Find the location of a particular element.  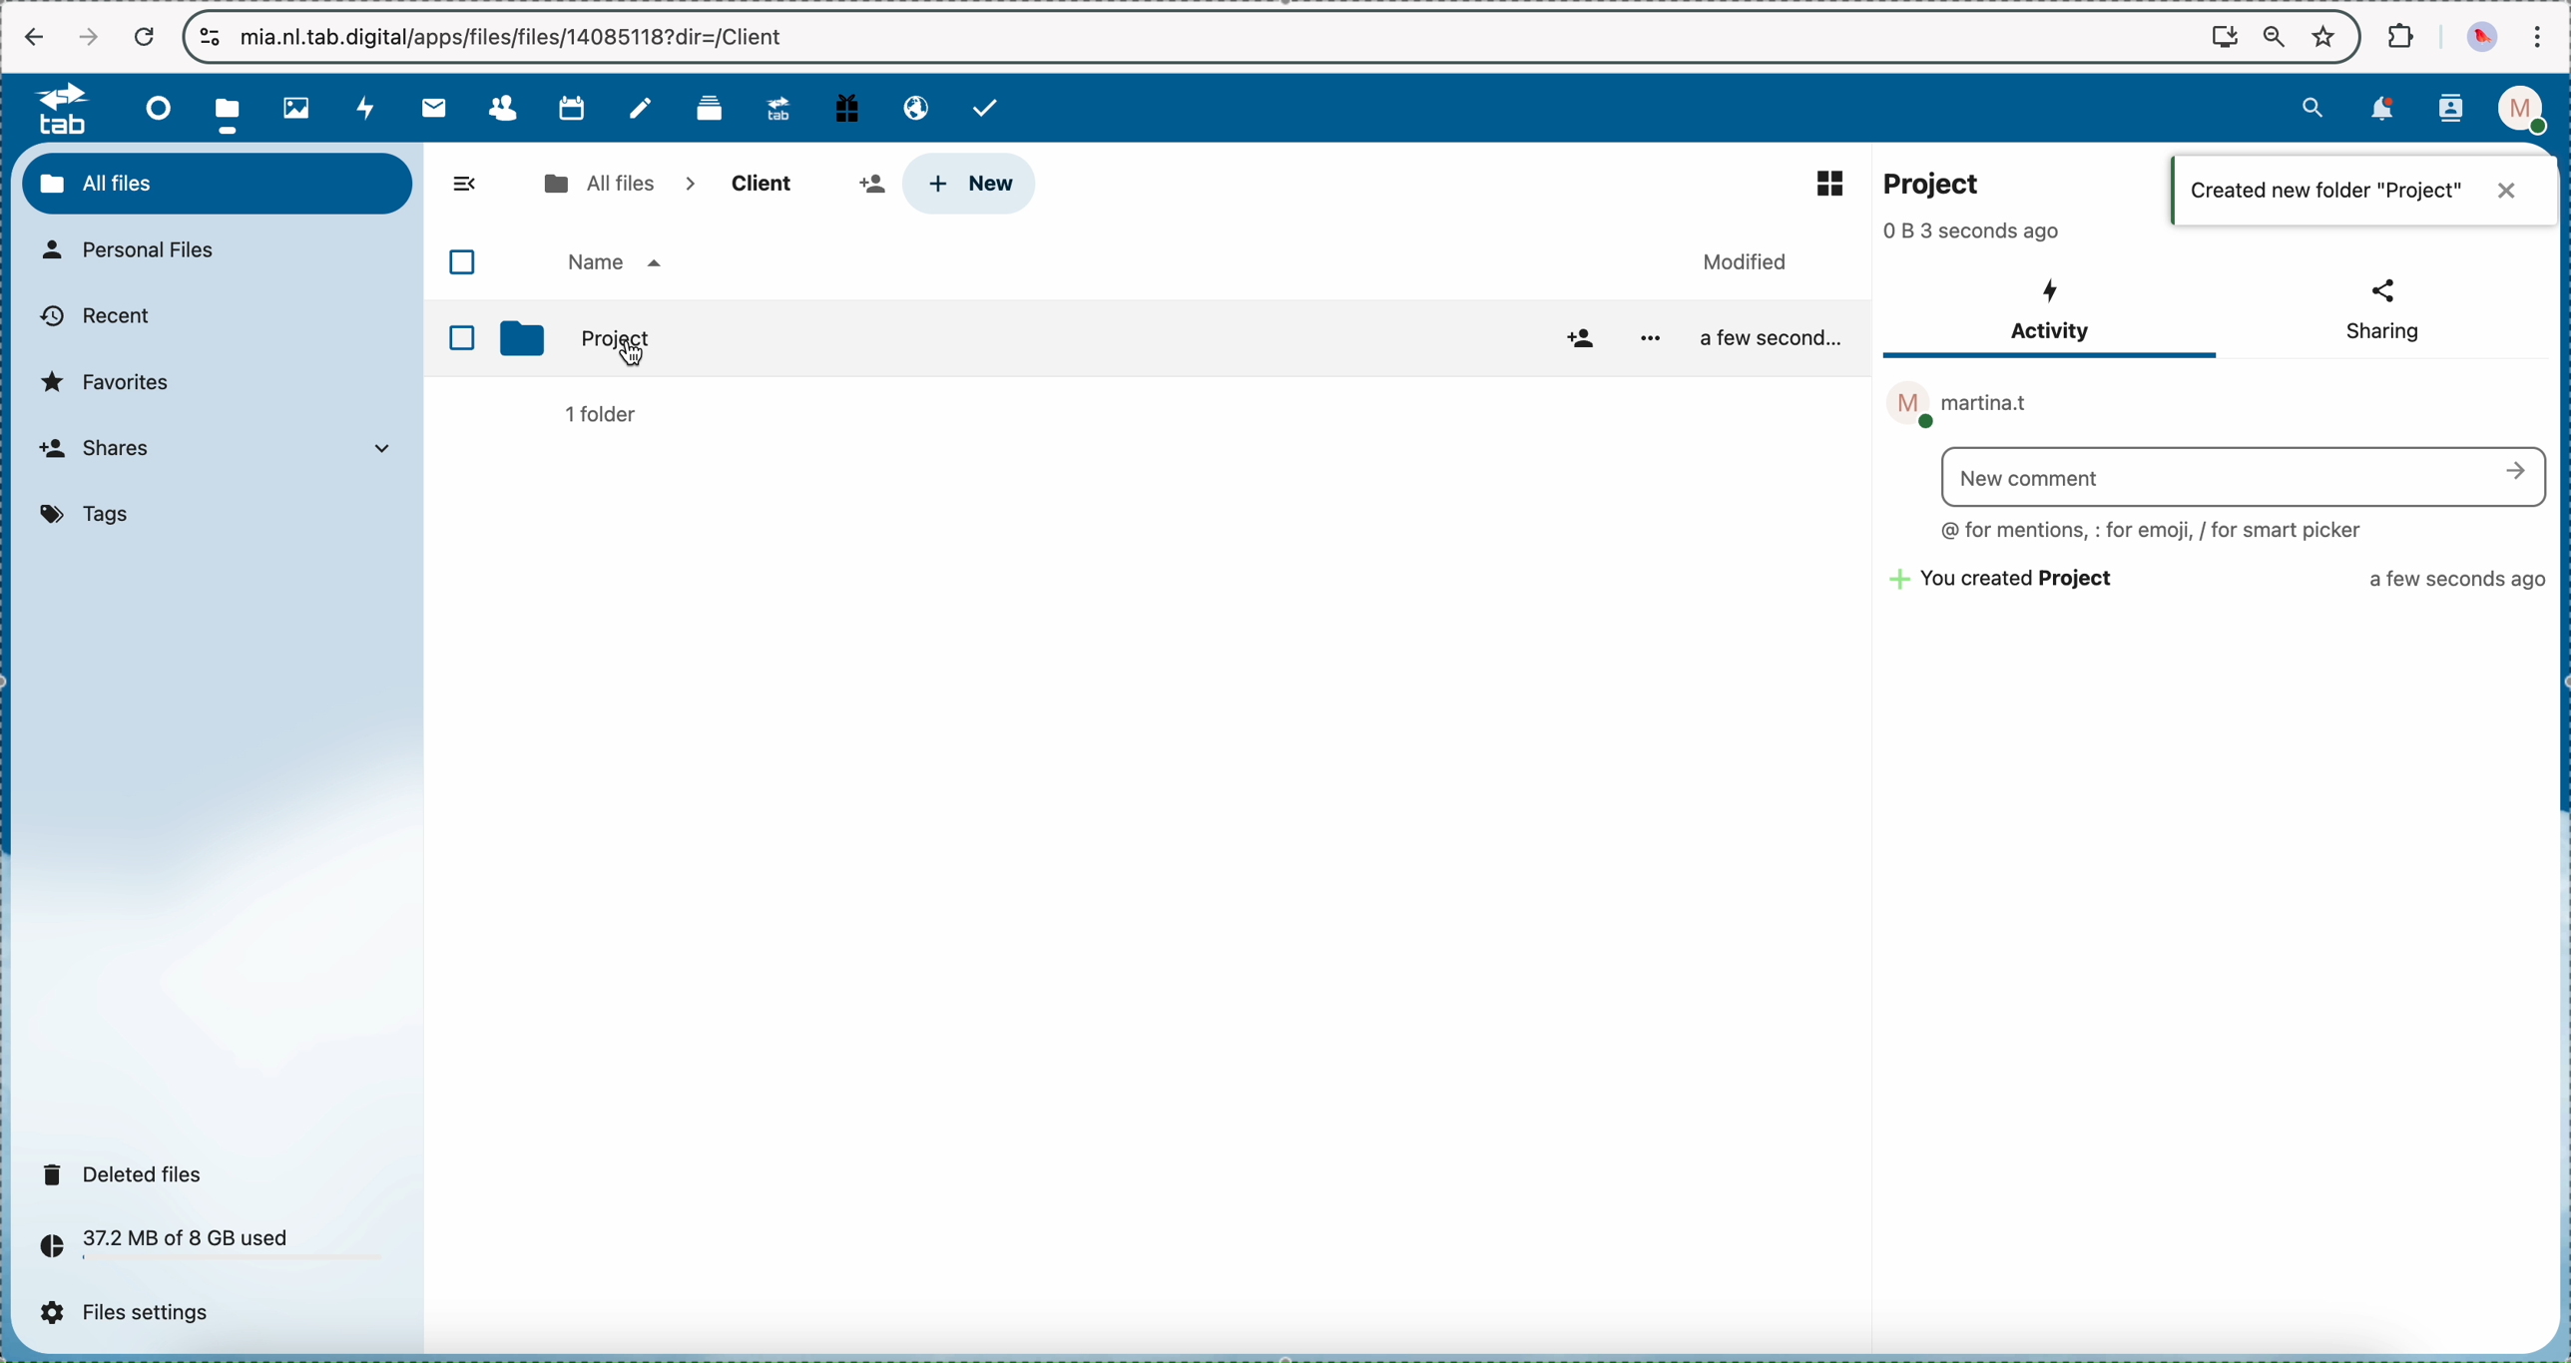

tasks is located at coordinates (988, 108).